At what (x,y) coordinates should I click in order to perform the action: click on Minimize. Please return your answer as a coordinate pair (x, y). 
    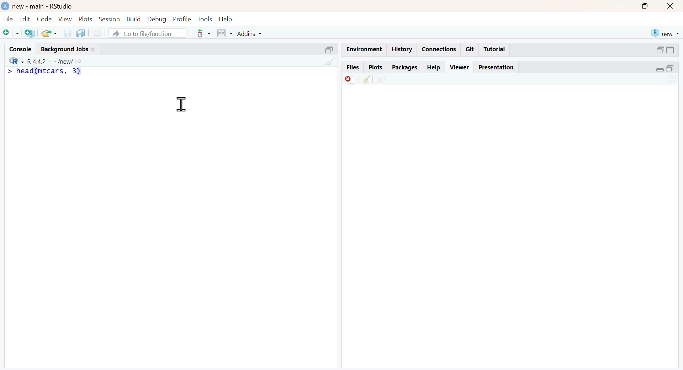
    Looking at the image, I should click on (324, 49).